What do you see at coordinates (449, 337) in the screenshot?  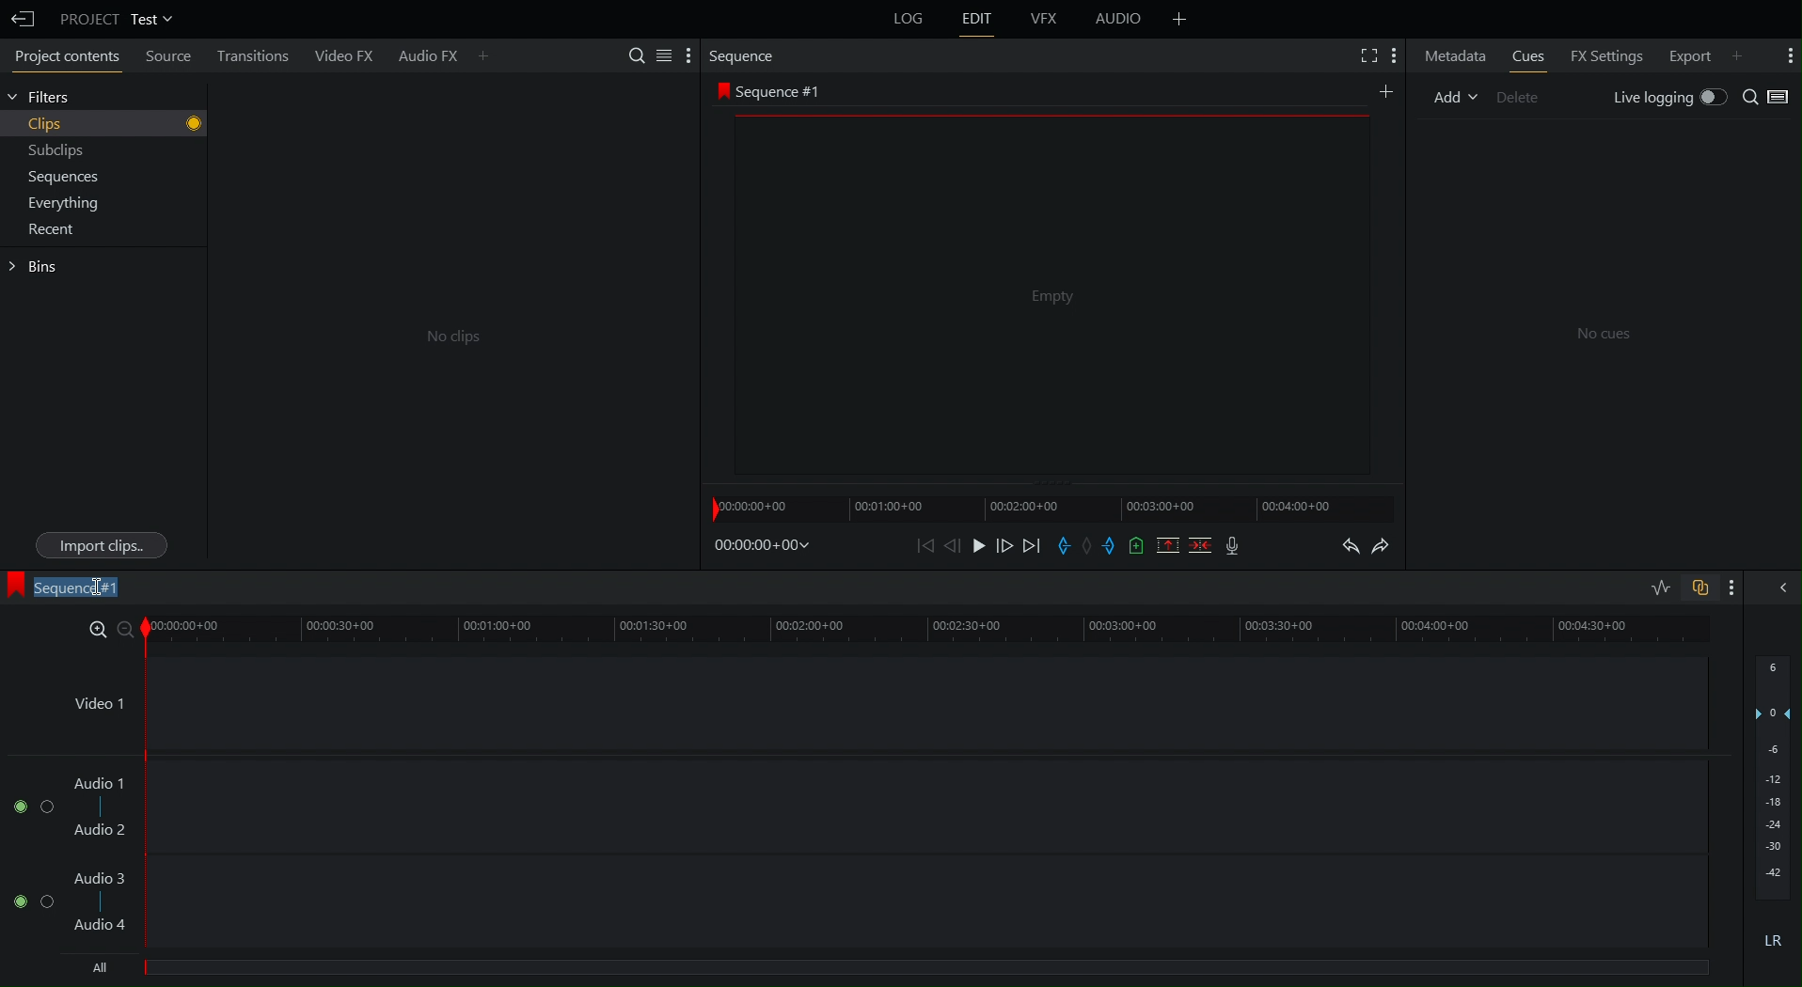 I see `Co Clips` at bounding box center [449, 337].